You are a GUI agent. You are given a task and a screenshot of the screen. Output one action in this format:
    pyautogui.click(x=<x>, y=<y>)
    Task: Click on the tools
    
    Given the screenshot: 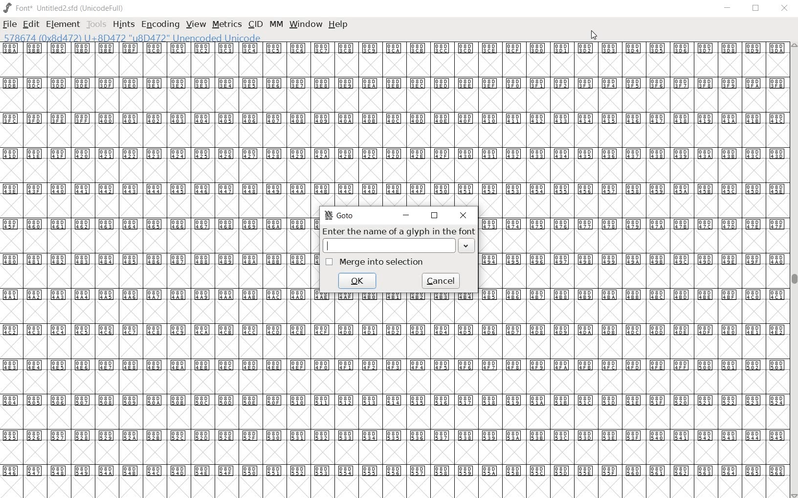 What is the action you would take?
    pyautogui.click(x=96, y=24)
    